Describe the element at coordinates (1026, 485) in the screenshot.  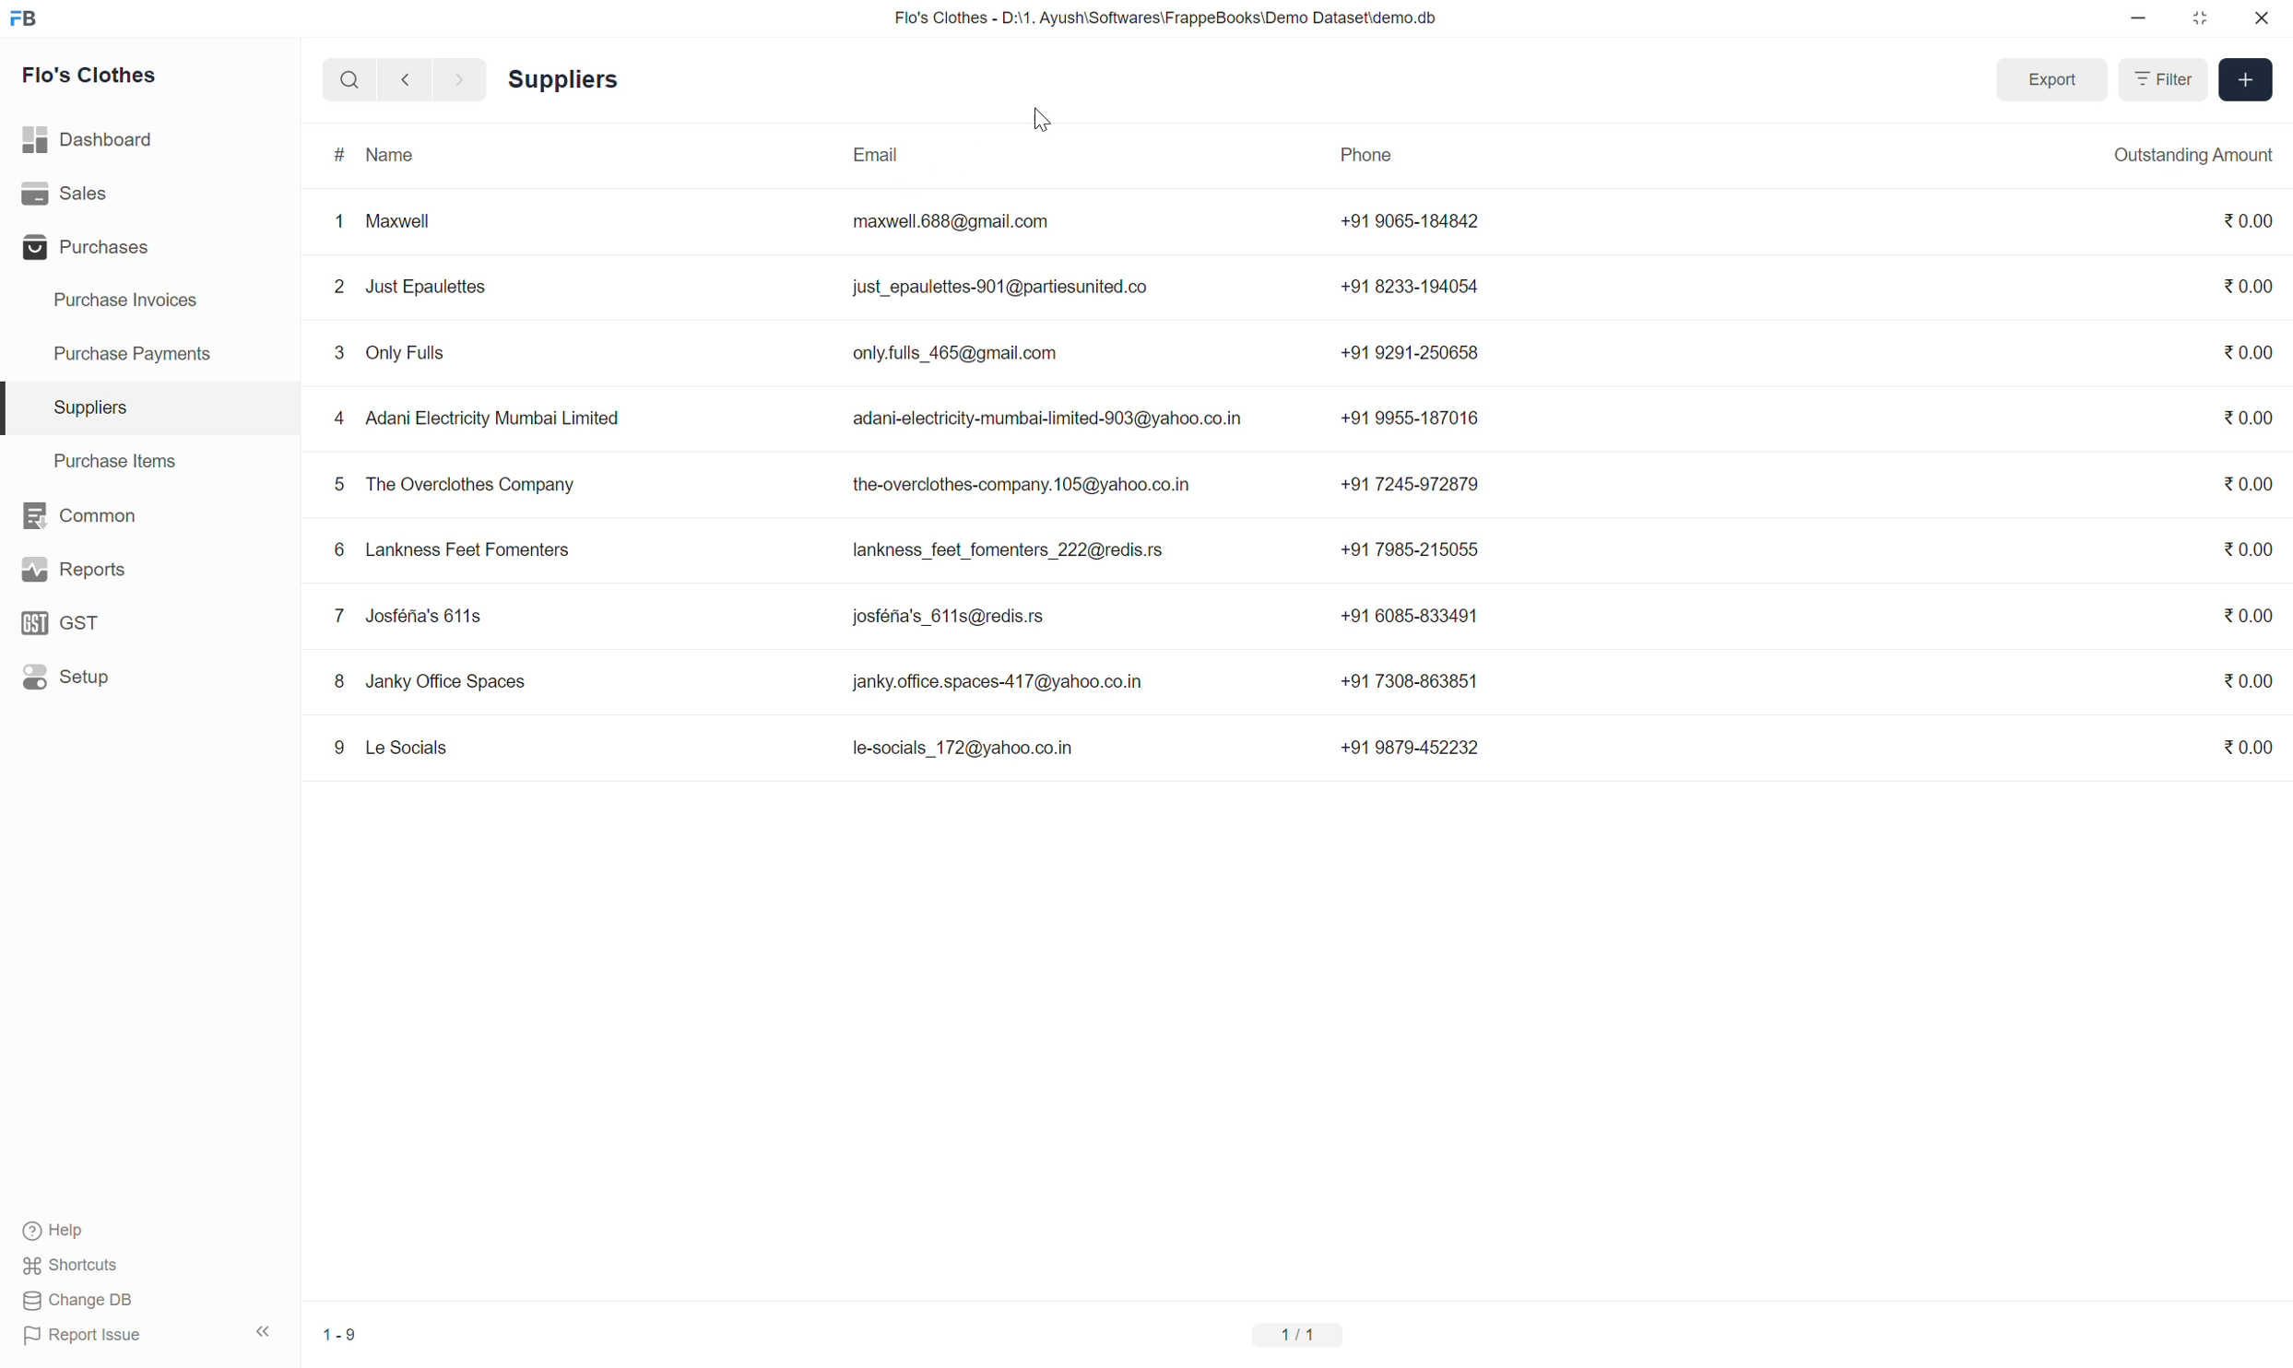
I see `the-overclothes-company.105@yahoo.co.in` at that location.